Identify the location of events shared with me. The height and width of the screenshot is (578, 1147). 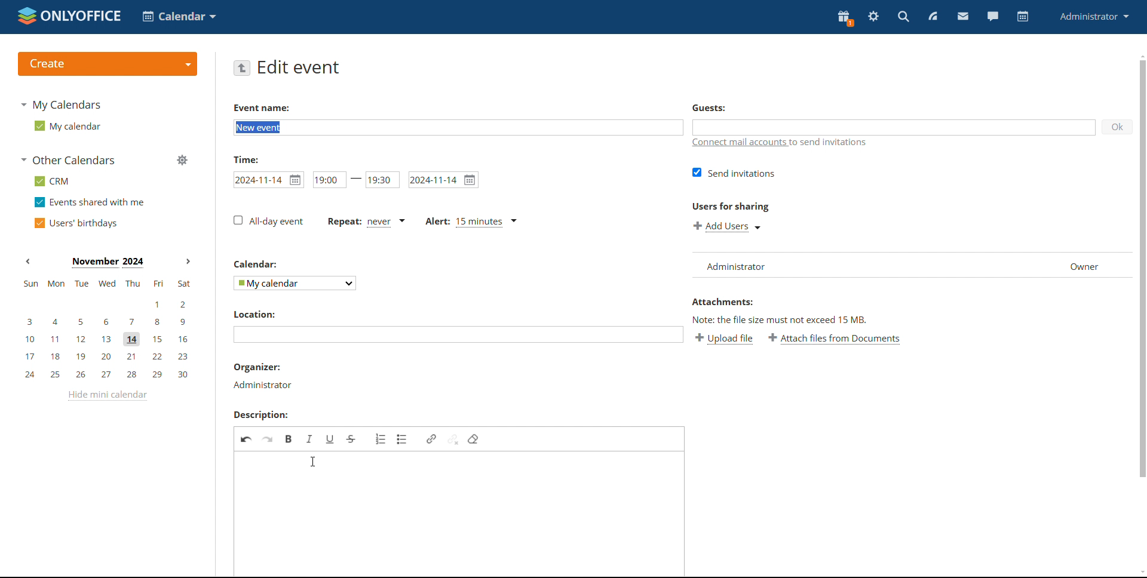
(91, 202).